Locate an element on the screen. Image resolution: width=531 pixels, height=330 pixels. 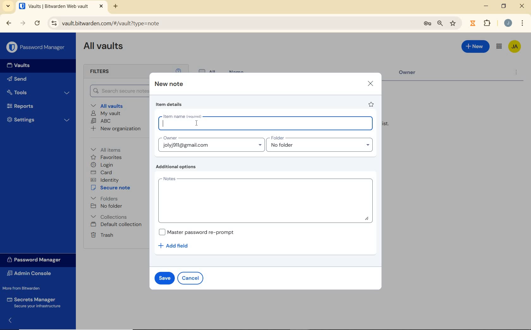
Filters is located at coordinates (107, 72).